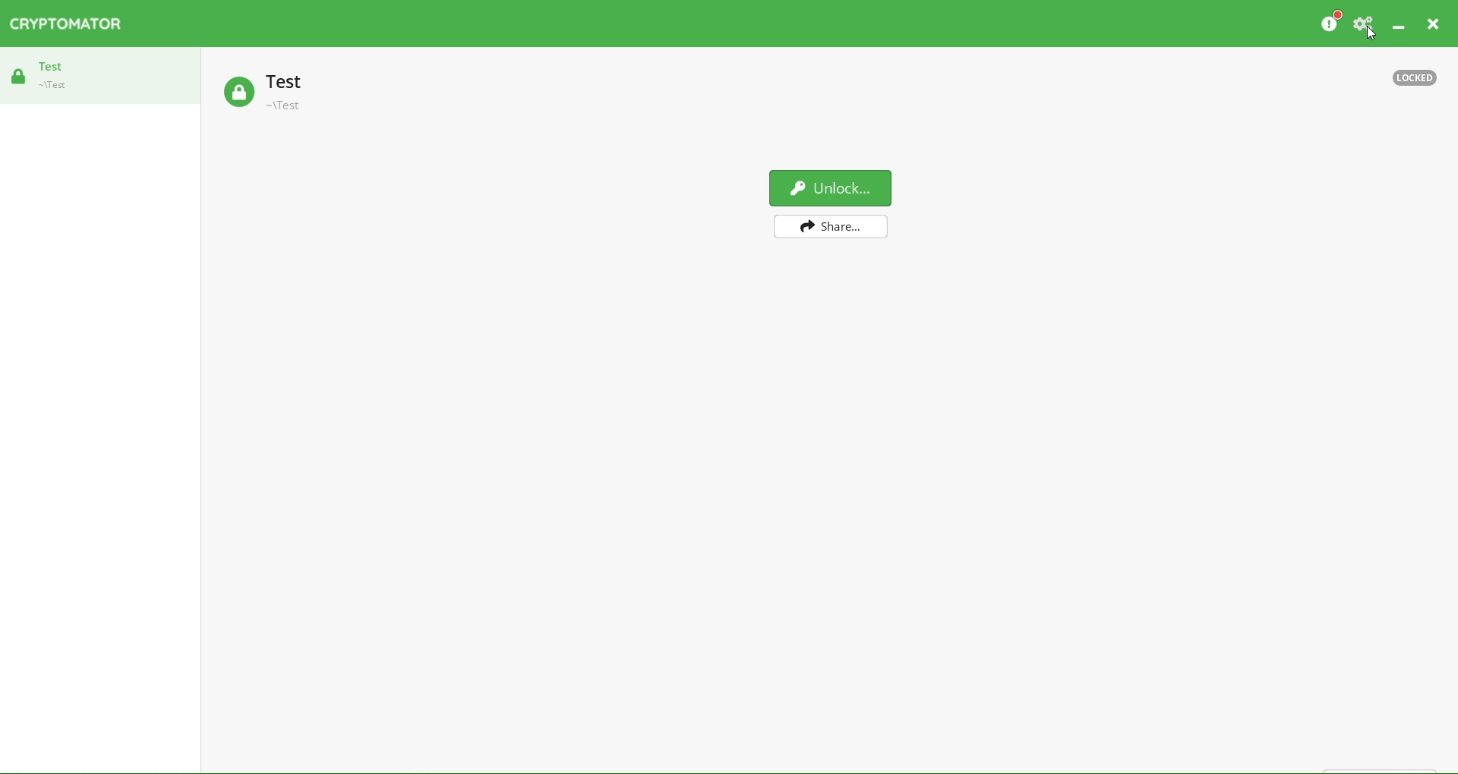  Describe the element at coordinates (49, 75) in the screenshot. I see `Test` at that location.